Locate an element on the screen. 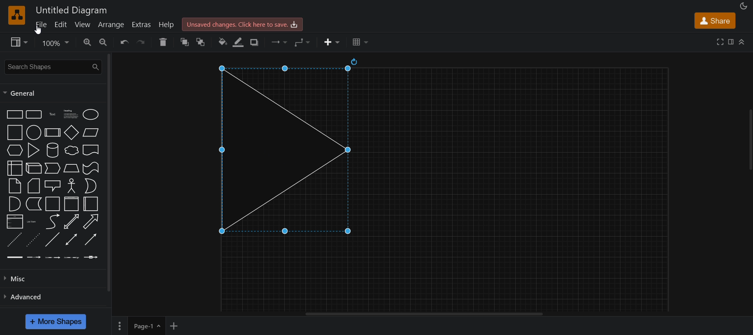 The height and width of the screenshot is (335, 753). square is located at coordinates (15, 132).